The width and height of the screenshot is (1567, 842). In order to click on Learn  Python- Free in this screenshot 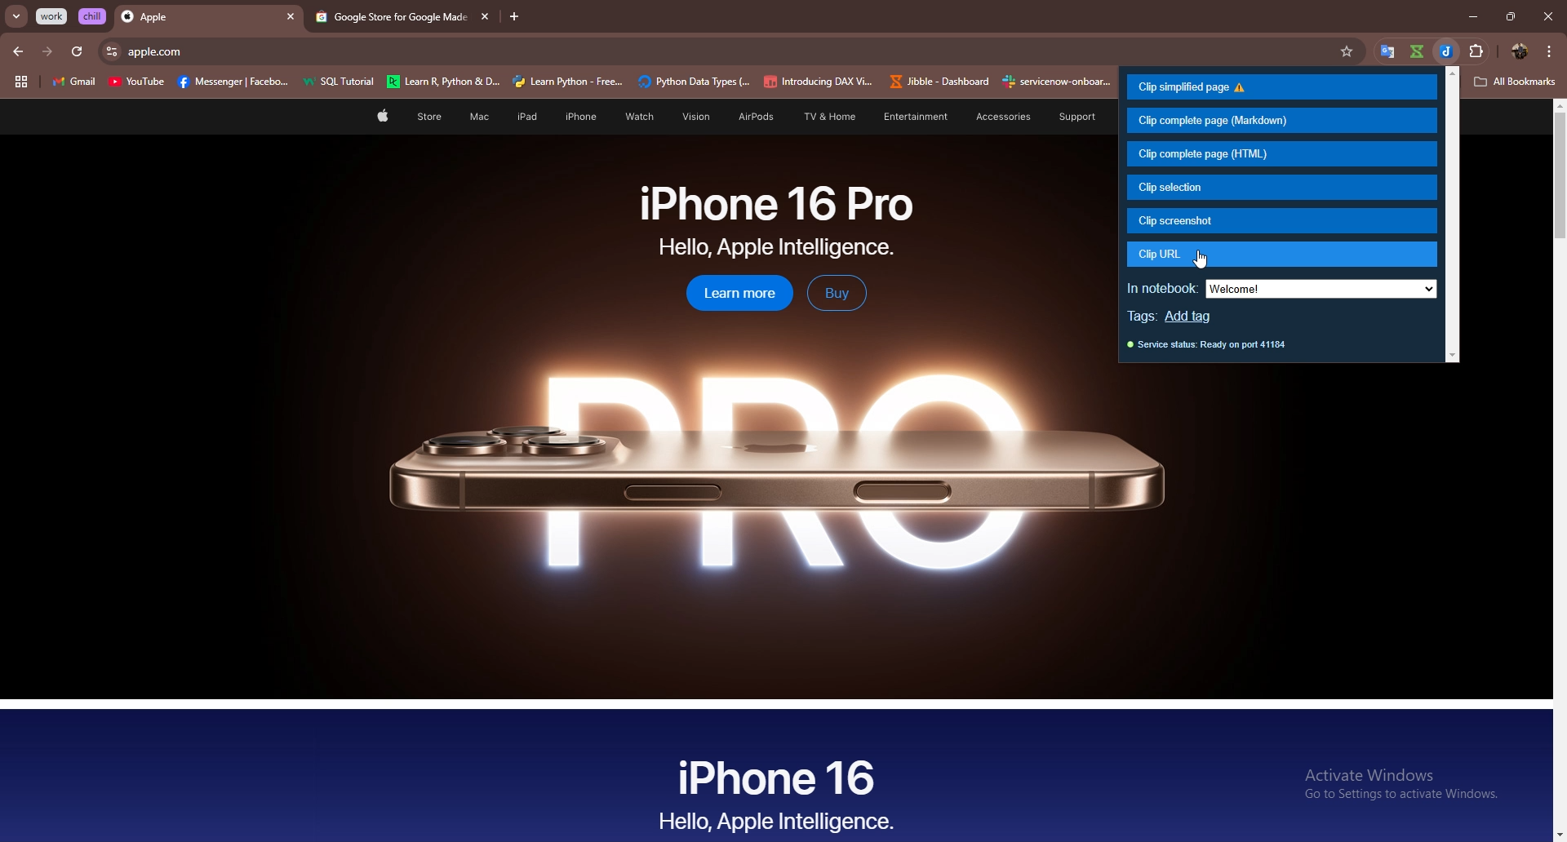, I will do `click(569, 82)`.